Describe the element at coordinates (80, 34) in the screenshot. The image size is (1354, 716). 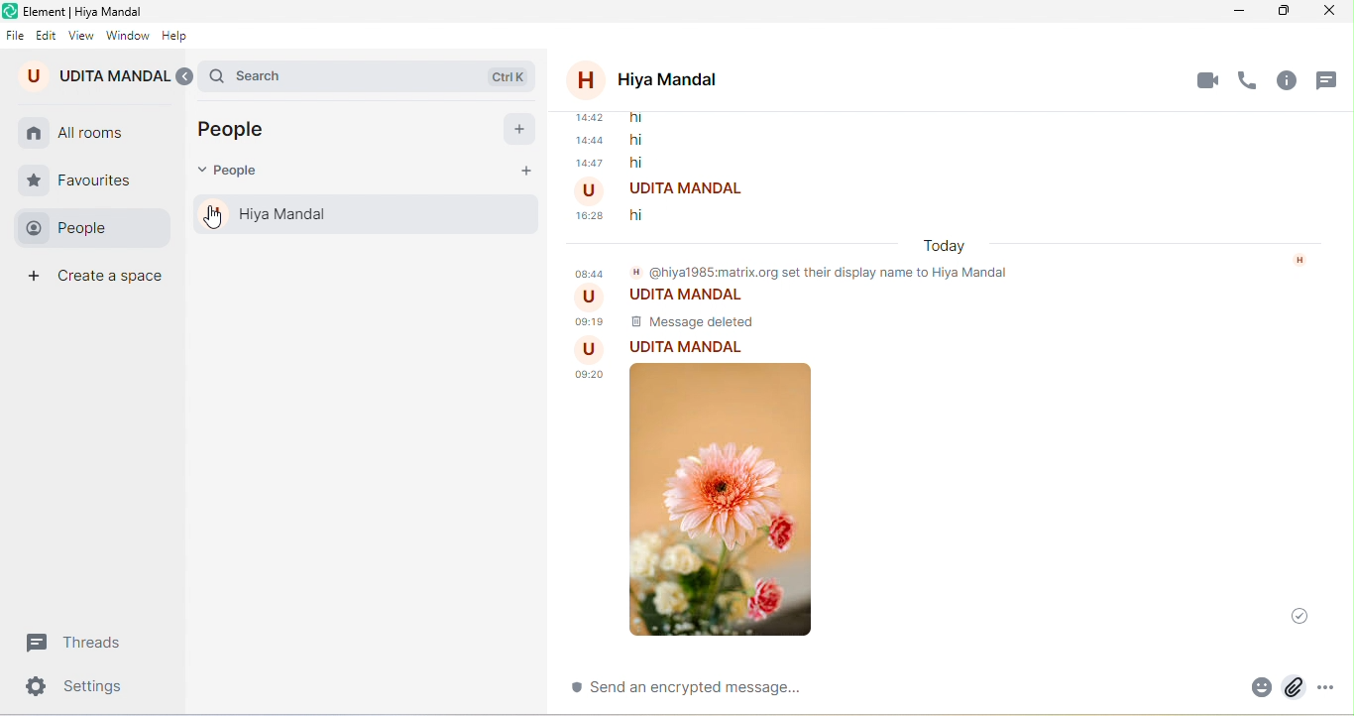
I see `view` at that location.